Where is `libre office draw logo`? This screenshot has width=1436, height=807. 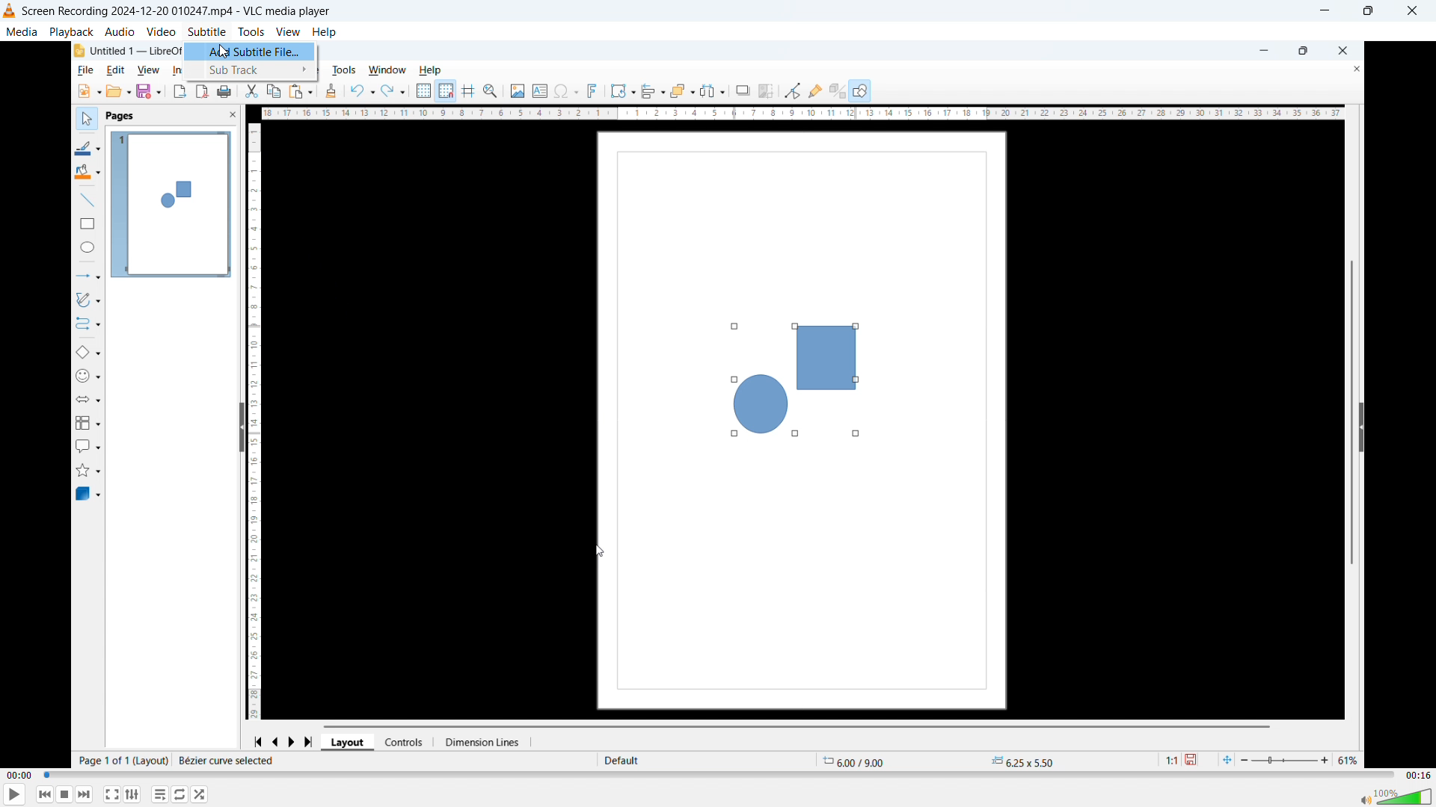 libre office draw logo is located at coordinates (78, 51).